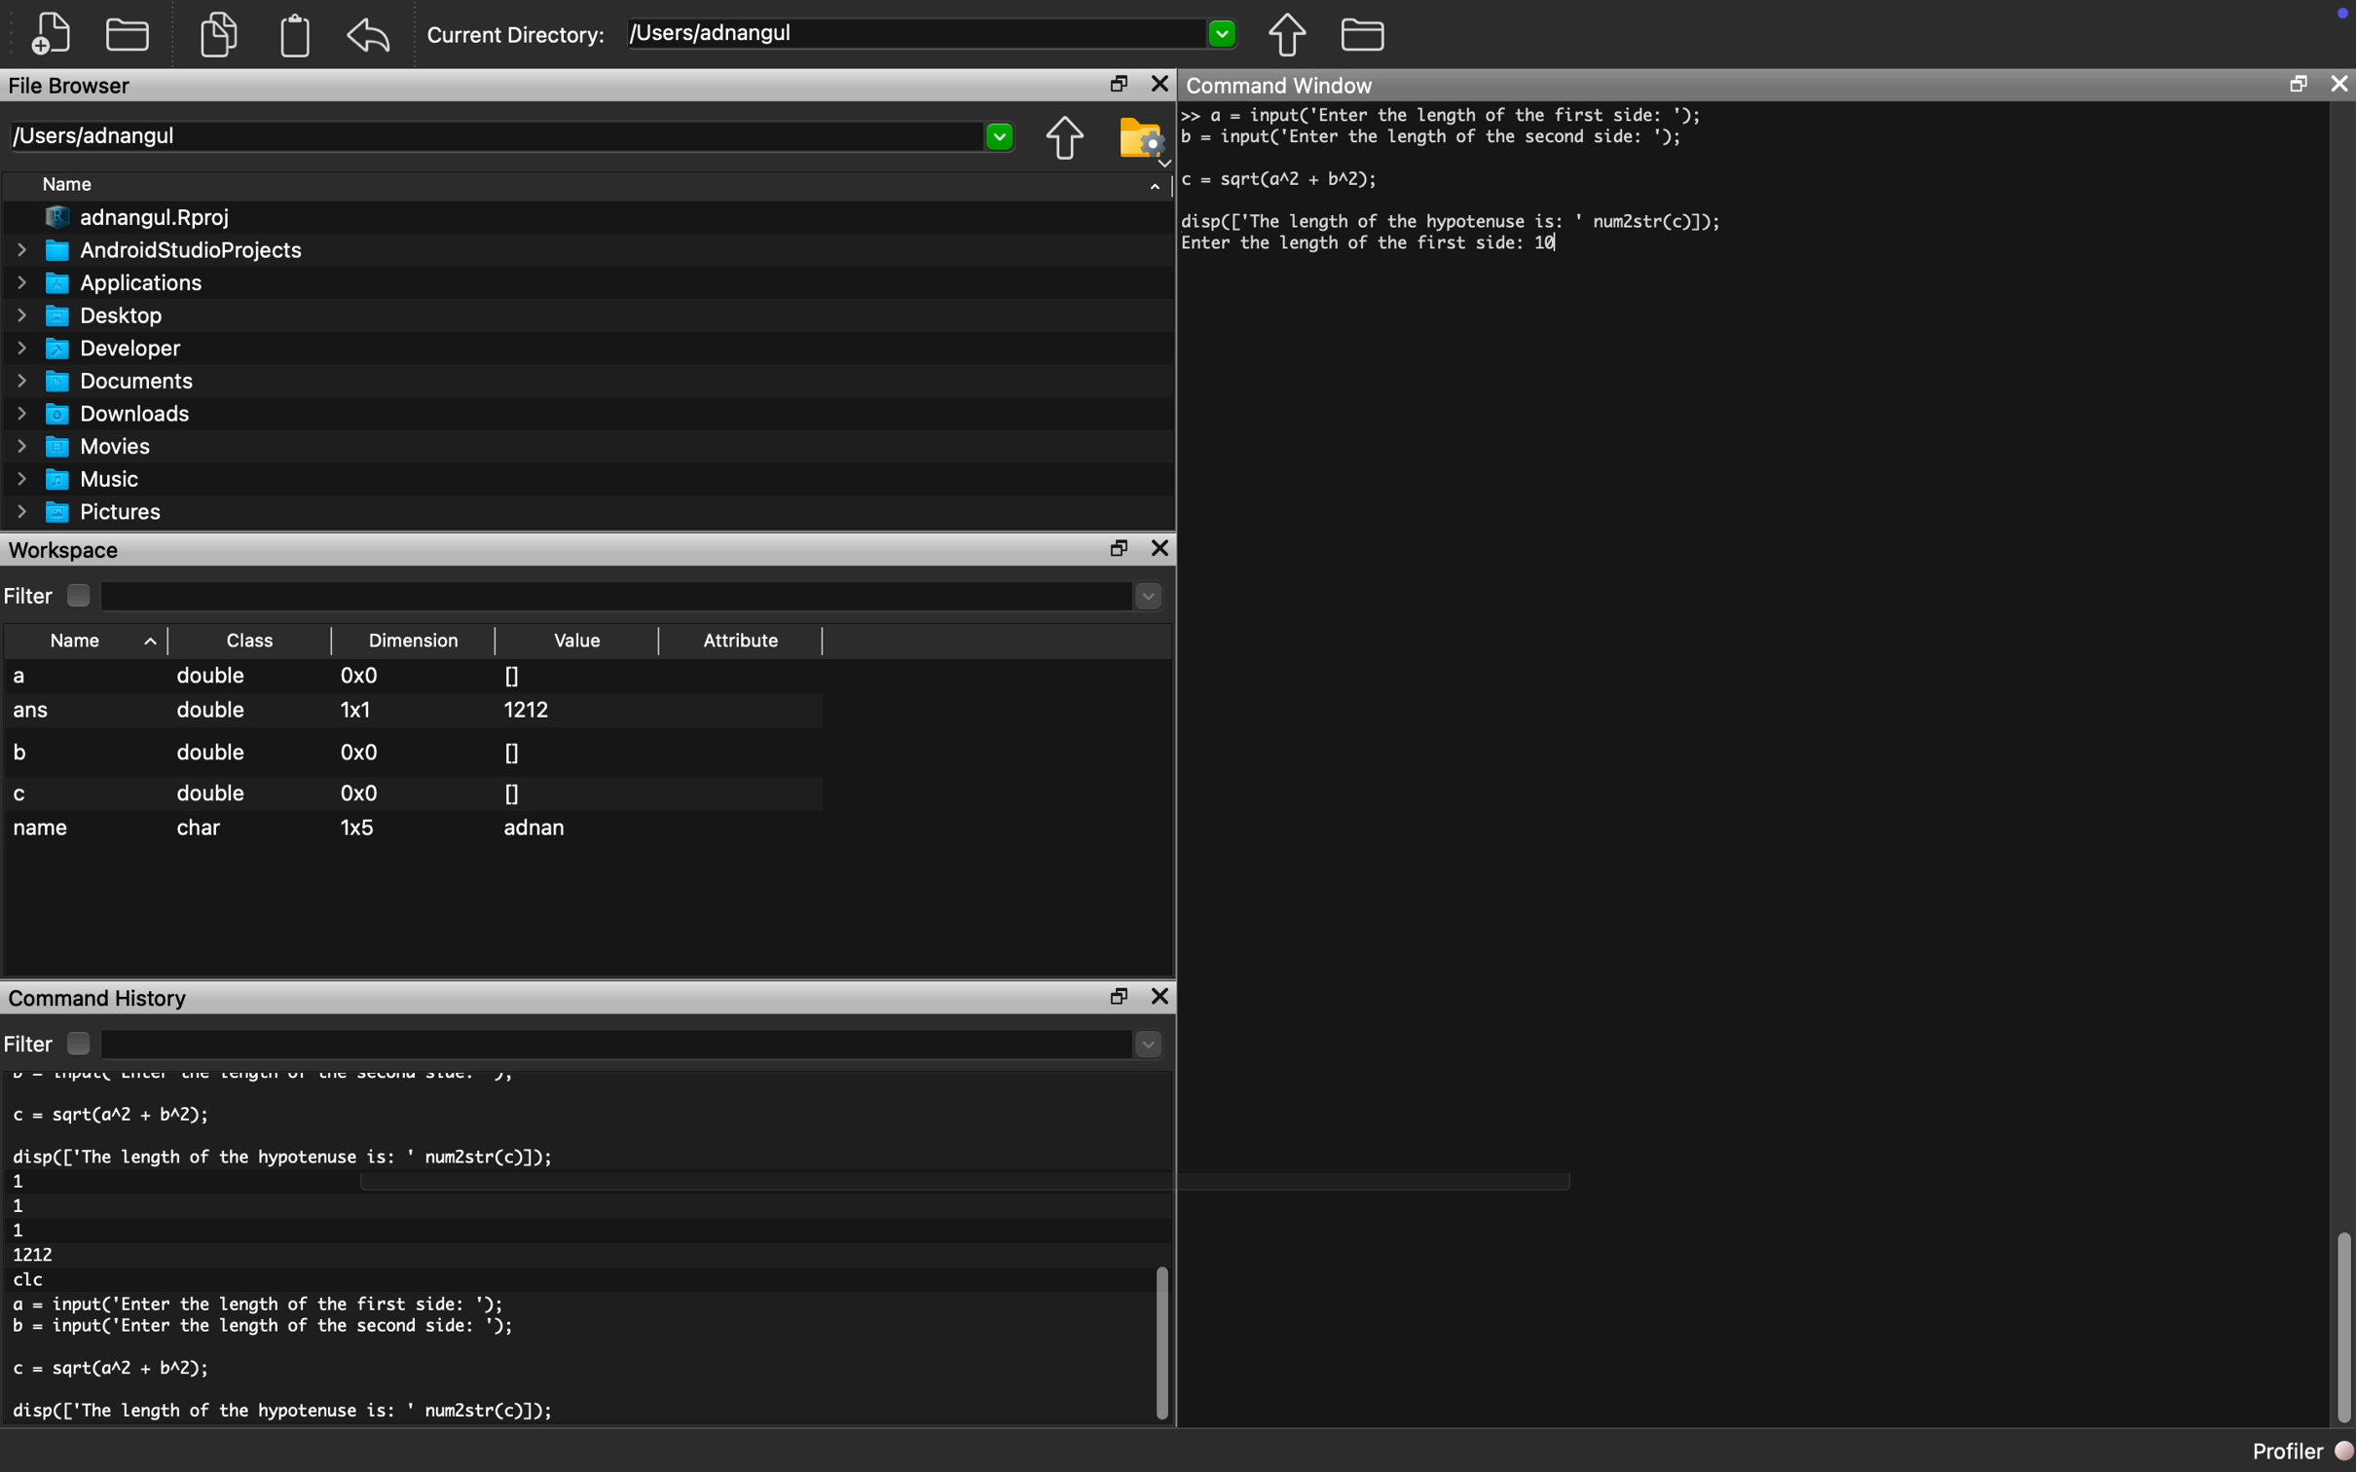  I want to click on 1x1, so click(355, 709).